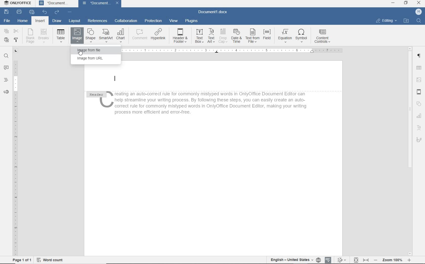  Describe the element at coordinates (81, 53) in the screenshot. I see `Cursor` at that location.